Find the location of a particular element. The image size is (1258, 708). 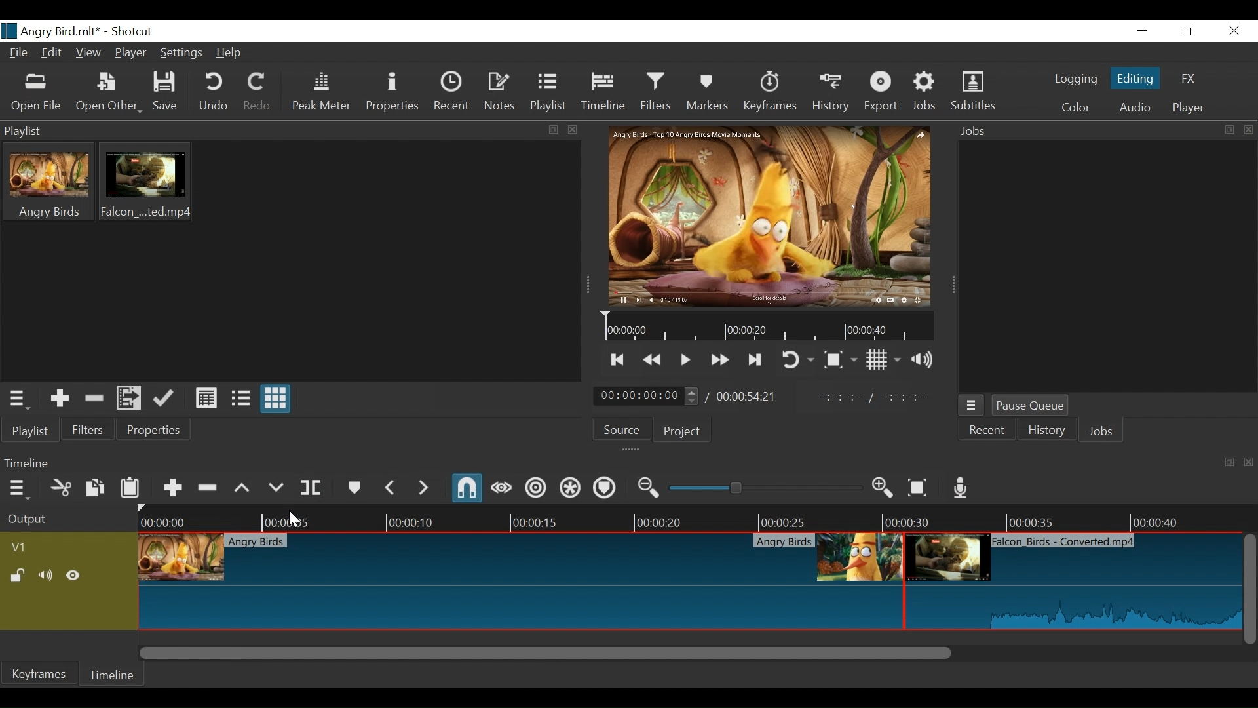

Jobs is located at coordinates (925, 93).